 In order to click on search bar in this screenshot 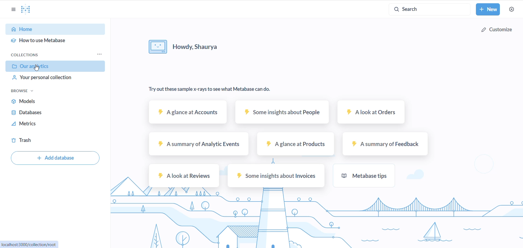, I will do `click(426, 8)`.